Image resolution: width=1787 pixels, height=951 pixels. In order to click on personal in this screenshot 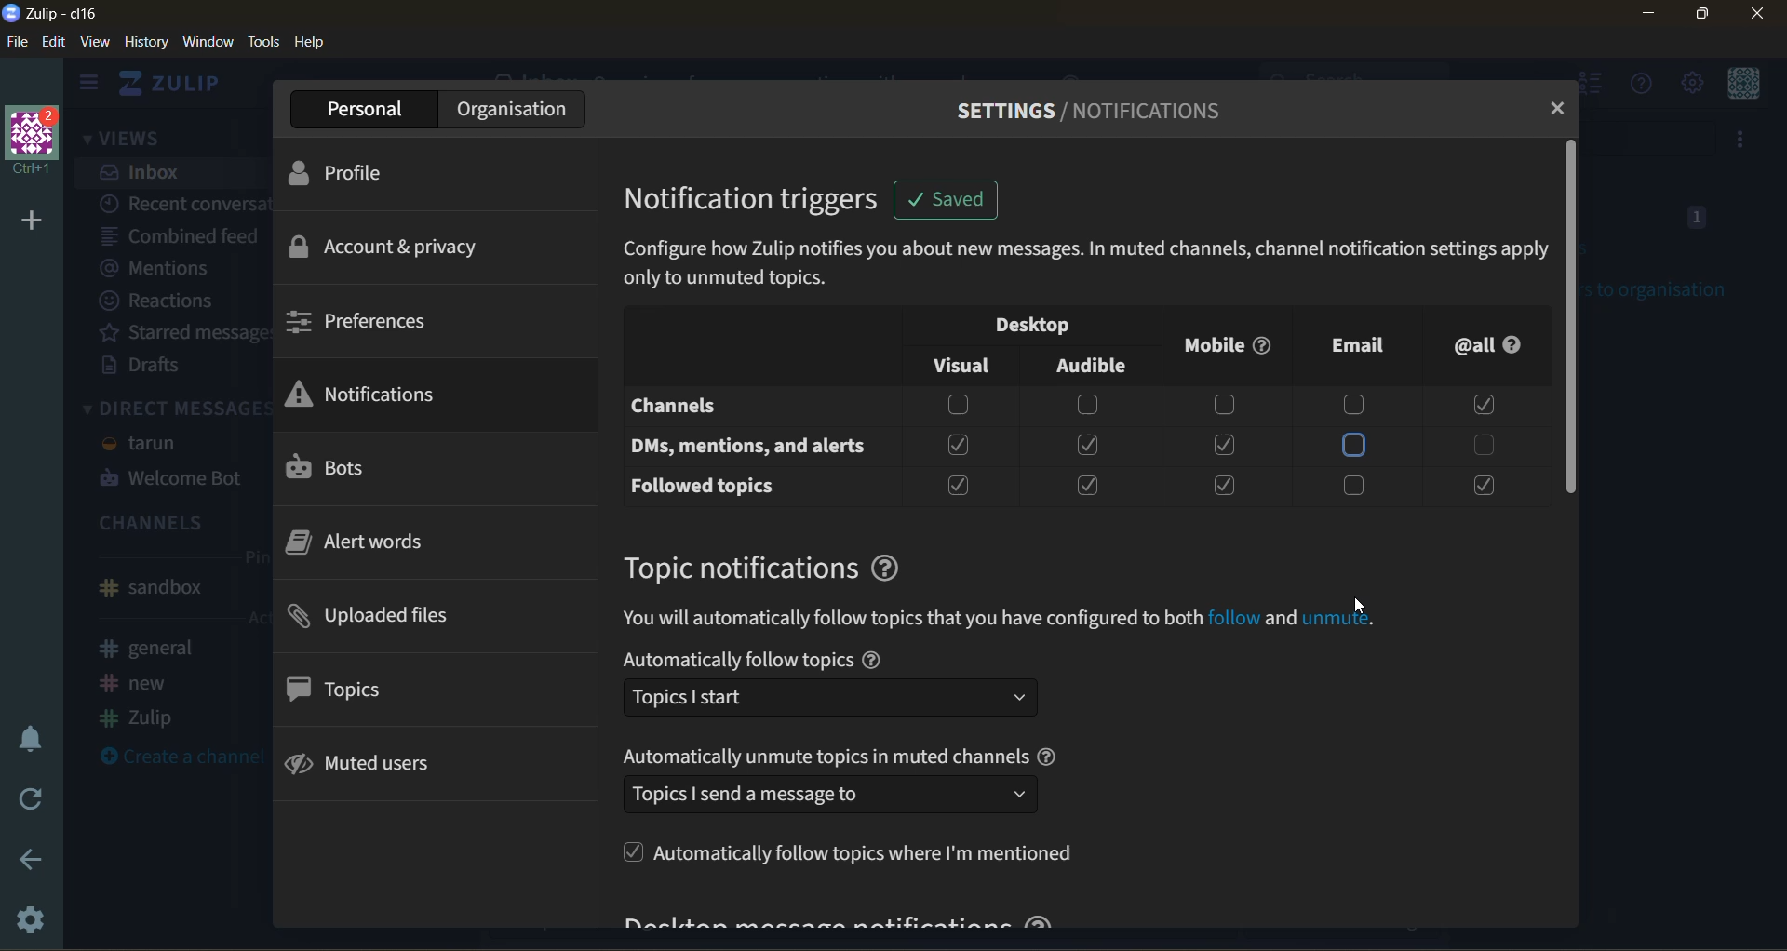, I will do `click(356, 110)`.